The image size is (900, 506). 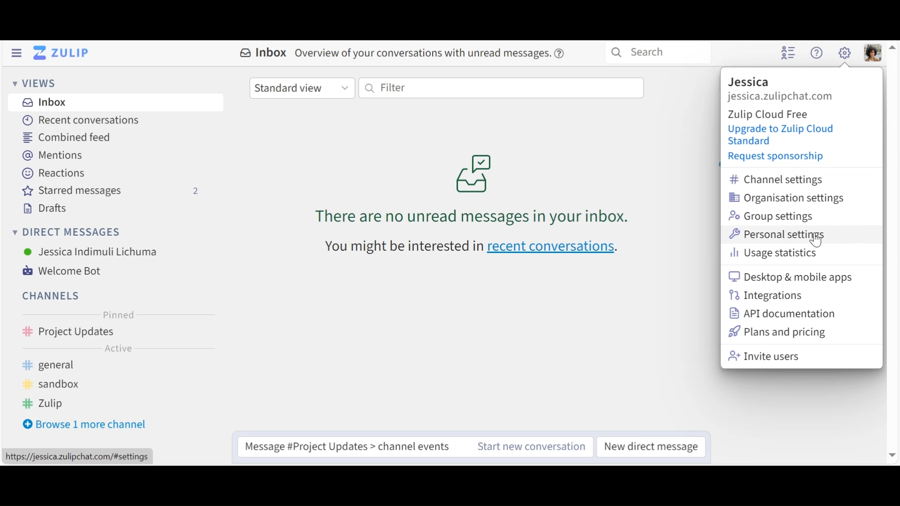 What do you see at coordinates (792, 276) in the screenshot?
I see `Desktop & mobile apps` at bounding box center [792, 276].